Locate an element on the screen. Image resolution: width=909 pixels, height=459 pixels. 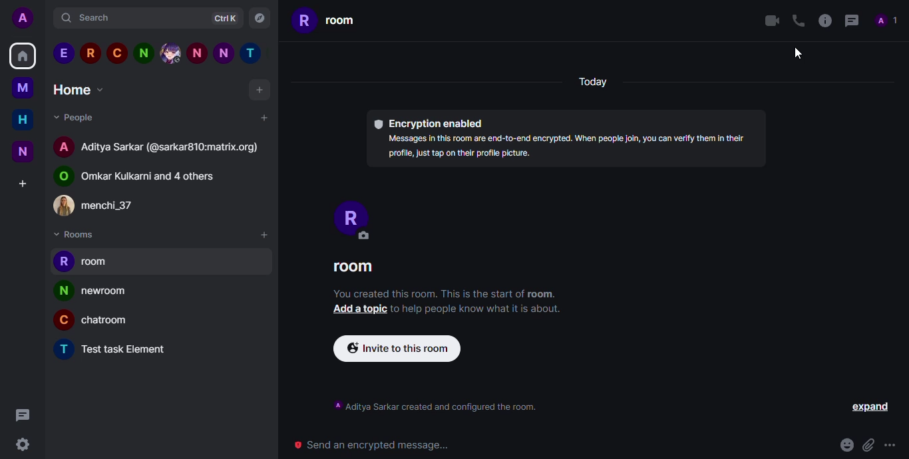
group is located at coordinates (146, 178).